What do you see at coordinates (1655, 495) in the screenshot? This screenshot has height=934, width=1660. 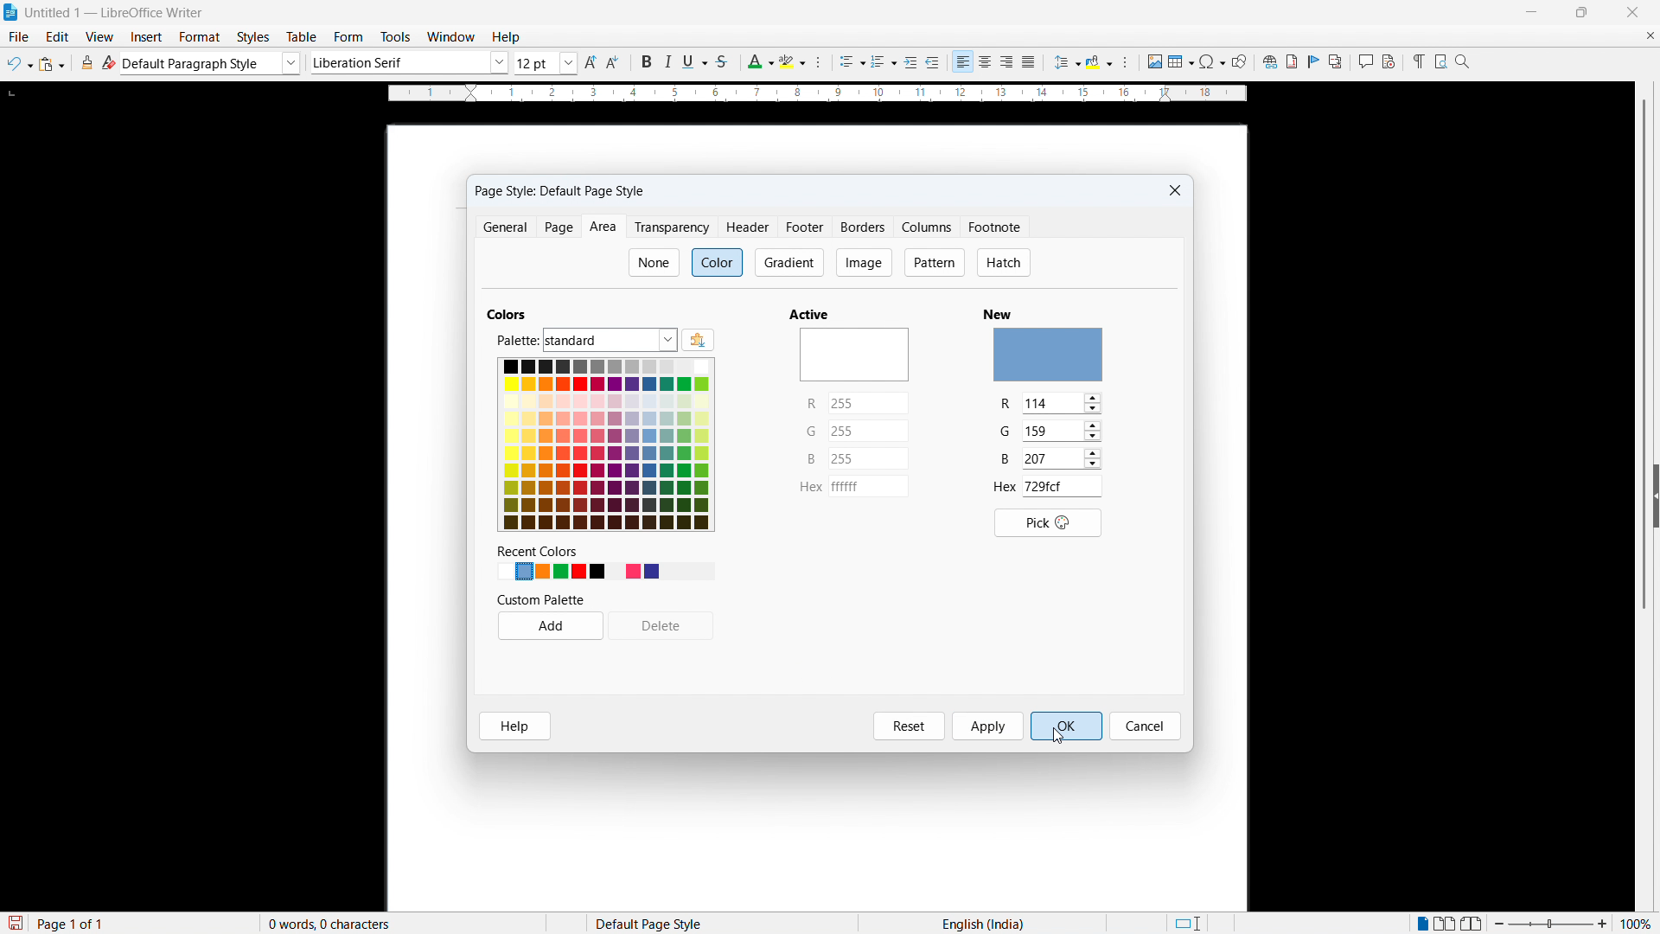 I see `expand sidebar` at bounding box center [1655, 495].